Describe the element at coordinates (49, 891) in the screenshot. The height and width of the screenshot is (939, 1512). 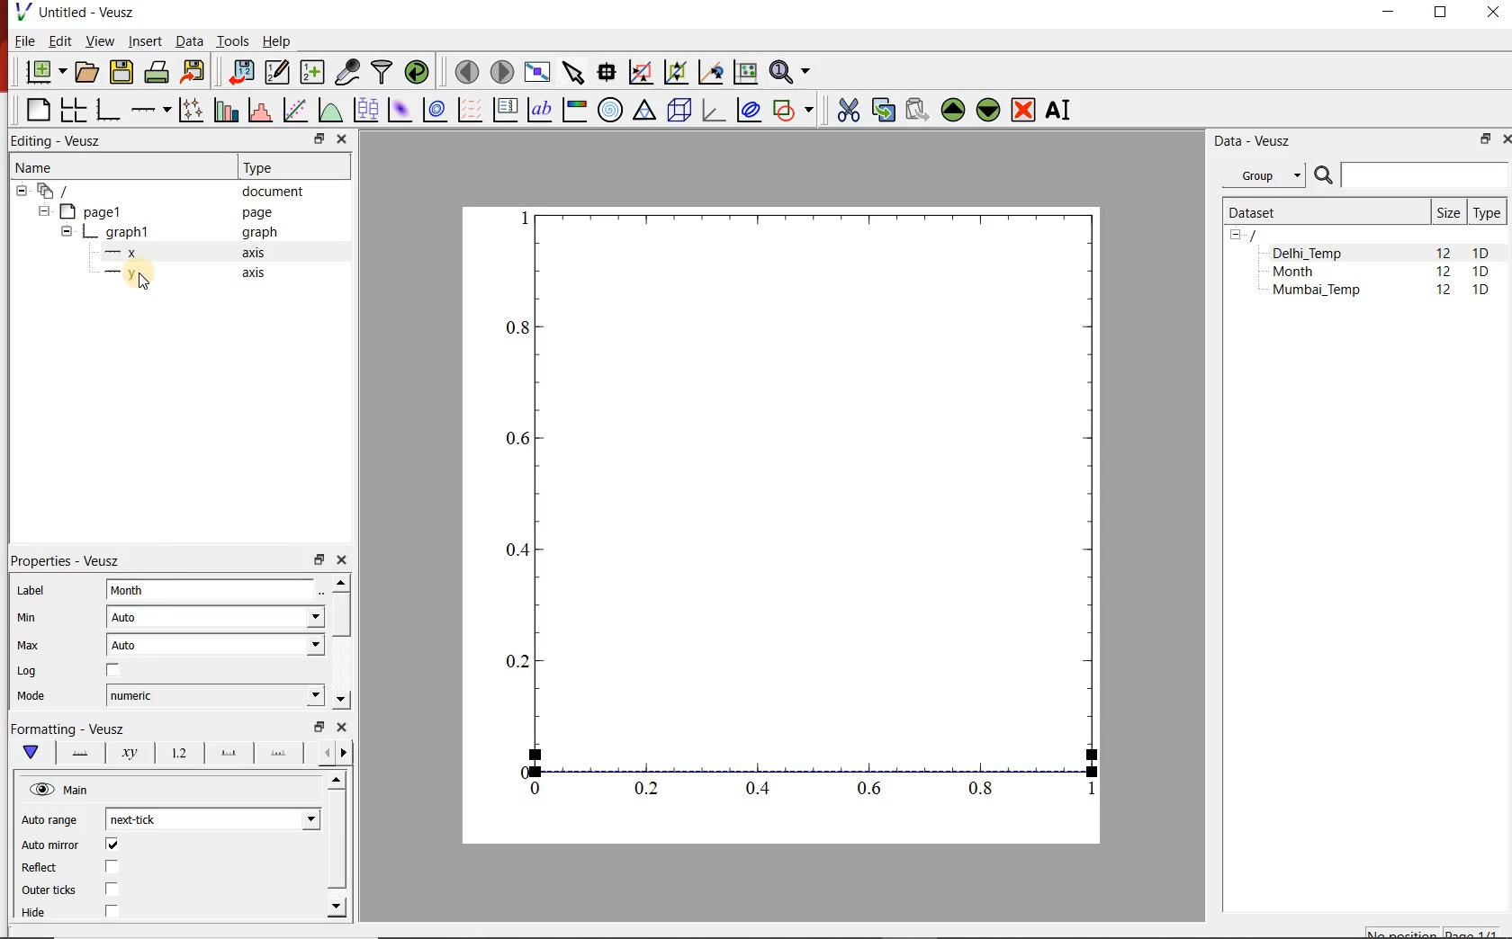
I see `outer ticks` at that location.